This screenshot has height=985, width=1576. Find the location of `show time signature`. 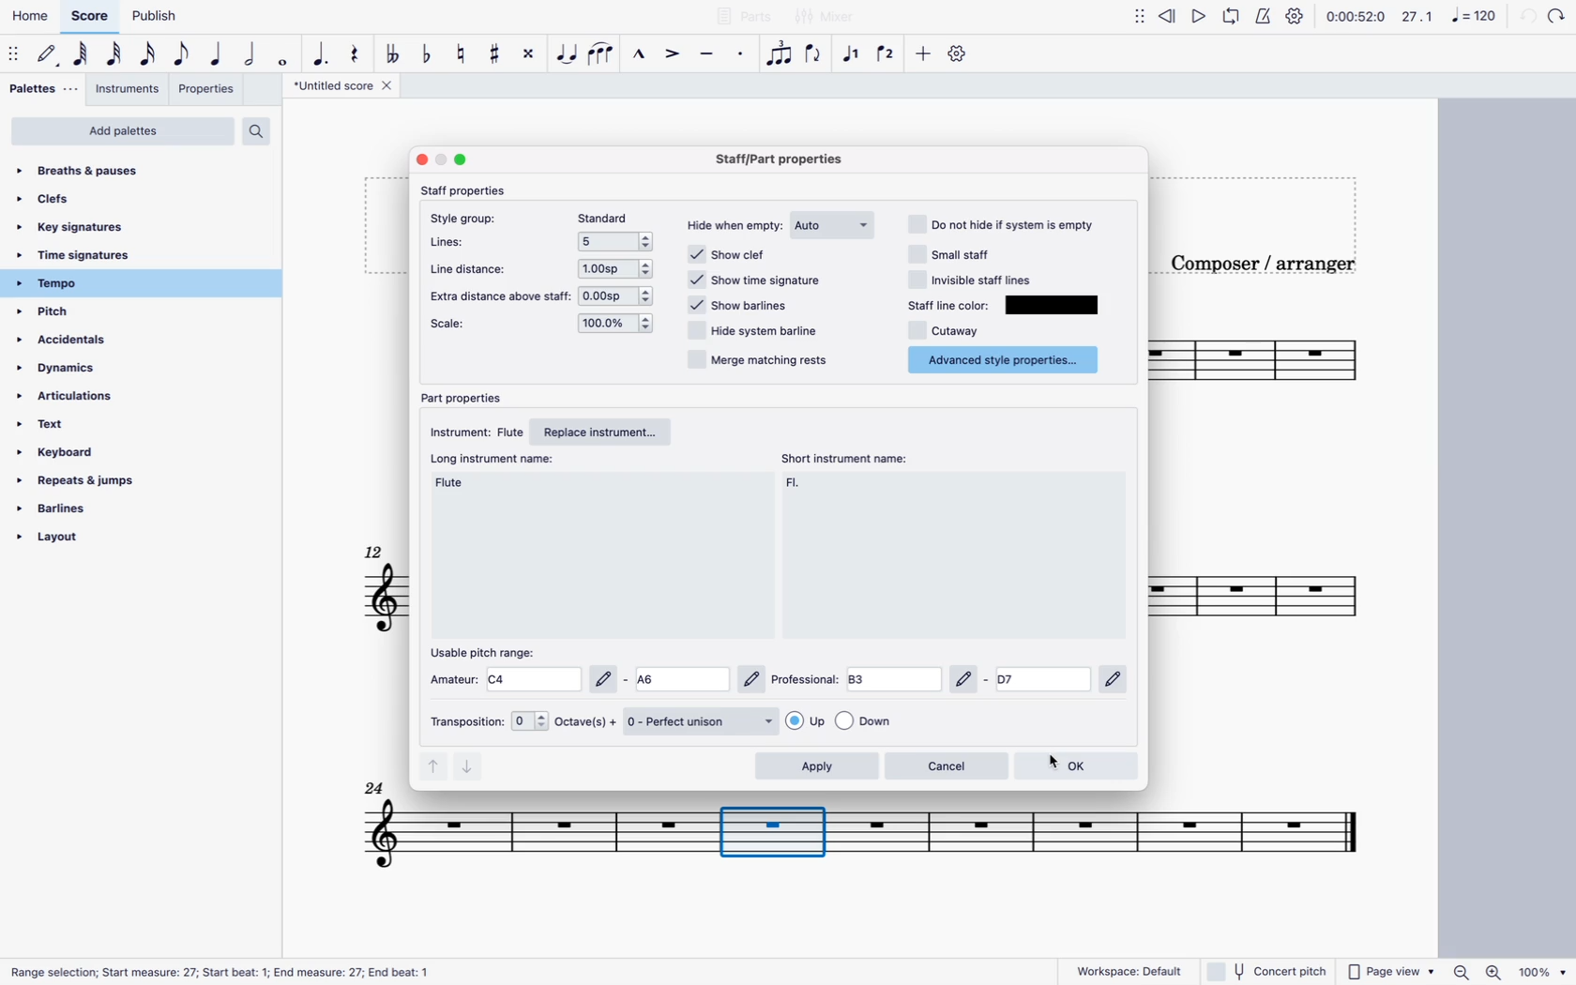

show time signature is located at coordinates (753, 280).